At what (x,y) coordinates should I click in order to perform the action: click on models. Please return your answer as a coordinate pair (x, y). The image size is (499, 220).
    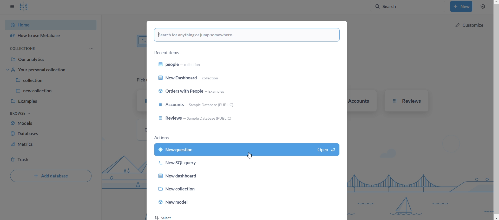
    Looking at the image, I should click on (51, 122).